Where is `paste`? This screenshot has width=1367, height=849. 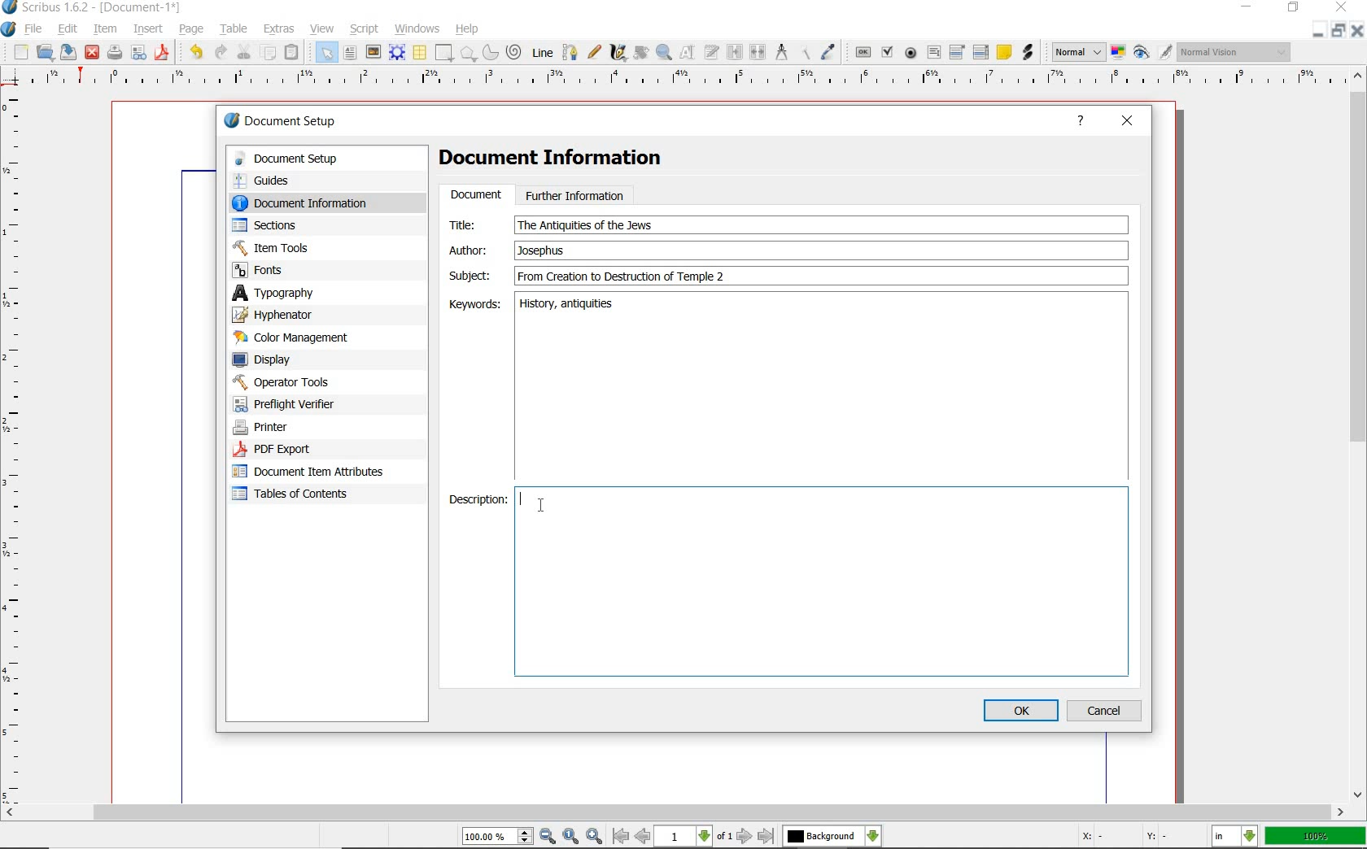
paste is located at coordinates (295, 51).